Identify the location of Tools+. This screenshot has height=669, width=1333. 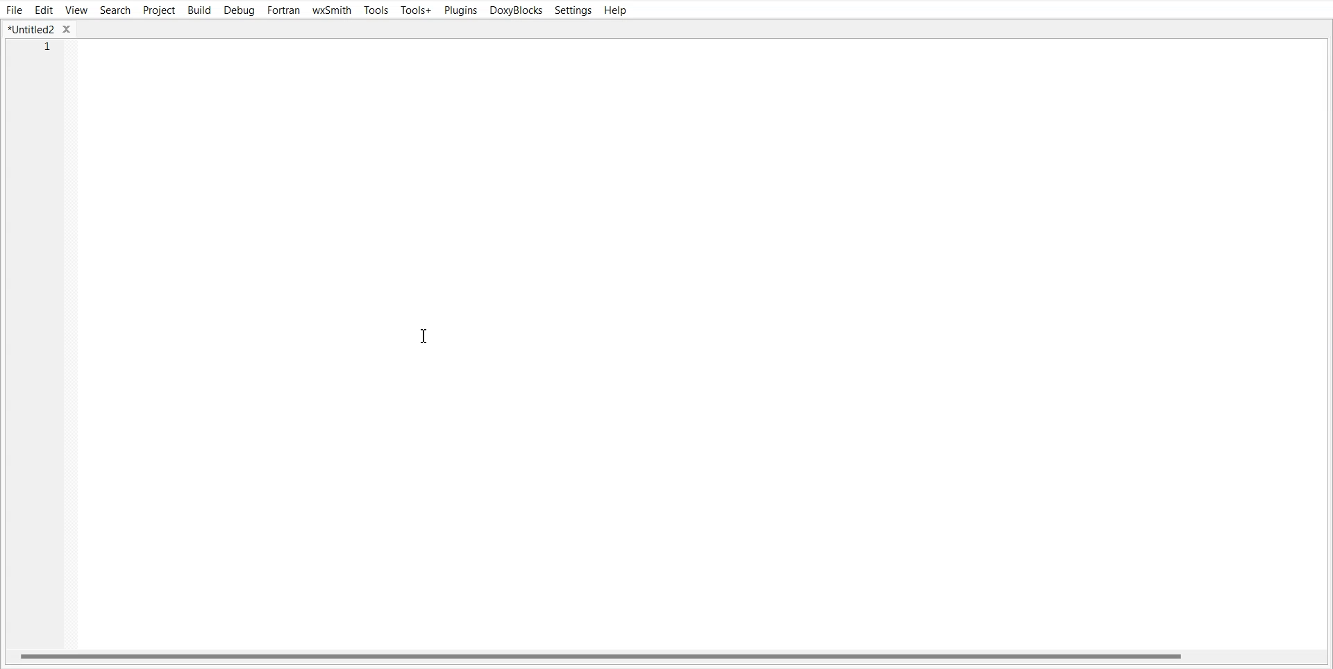
(416, 10).